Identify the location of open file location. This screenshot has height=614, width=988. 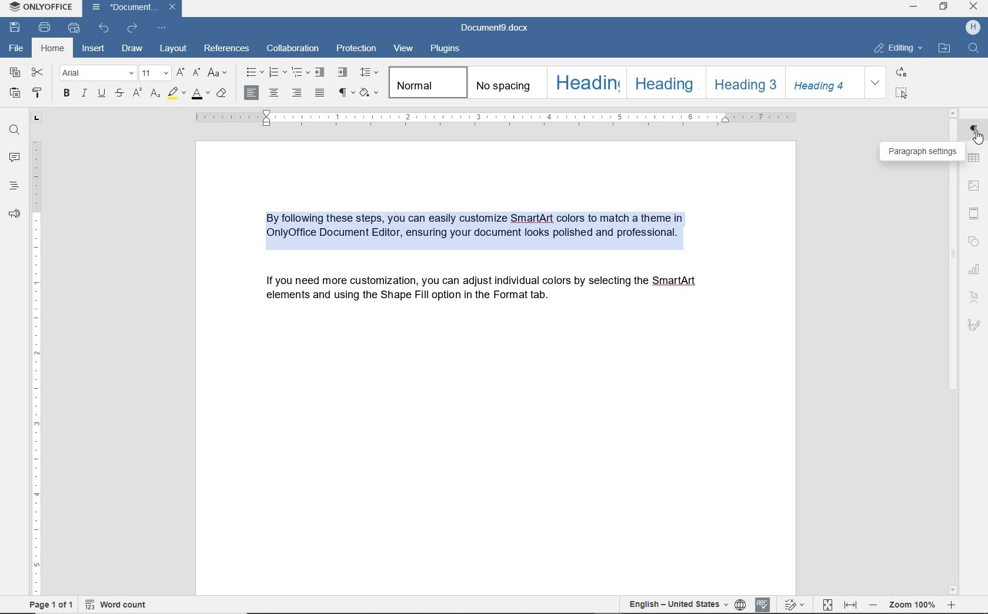
(944, 49).